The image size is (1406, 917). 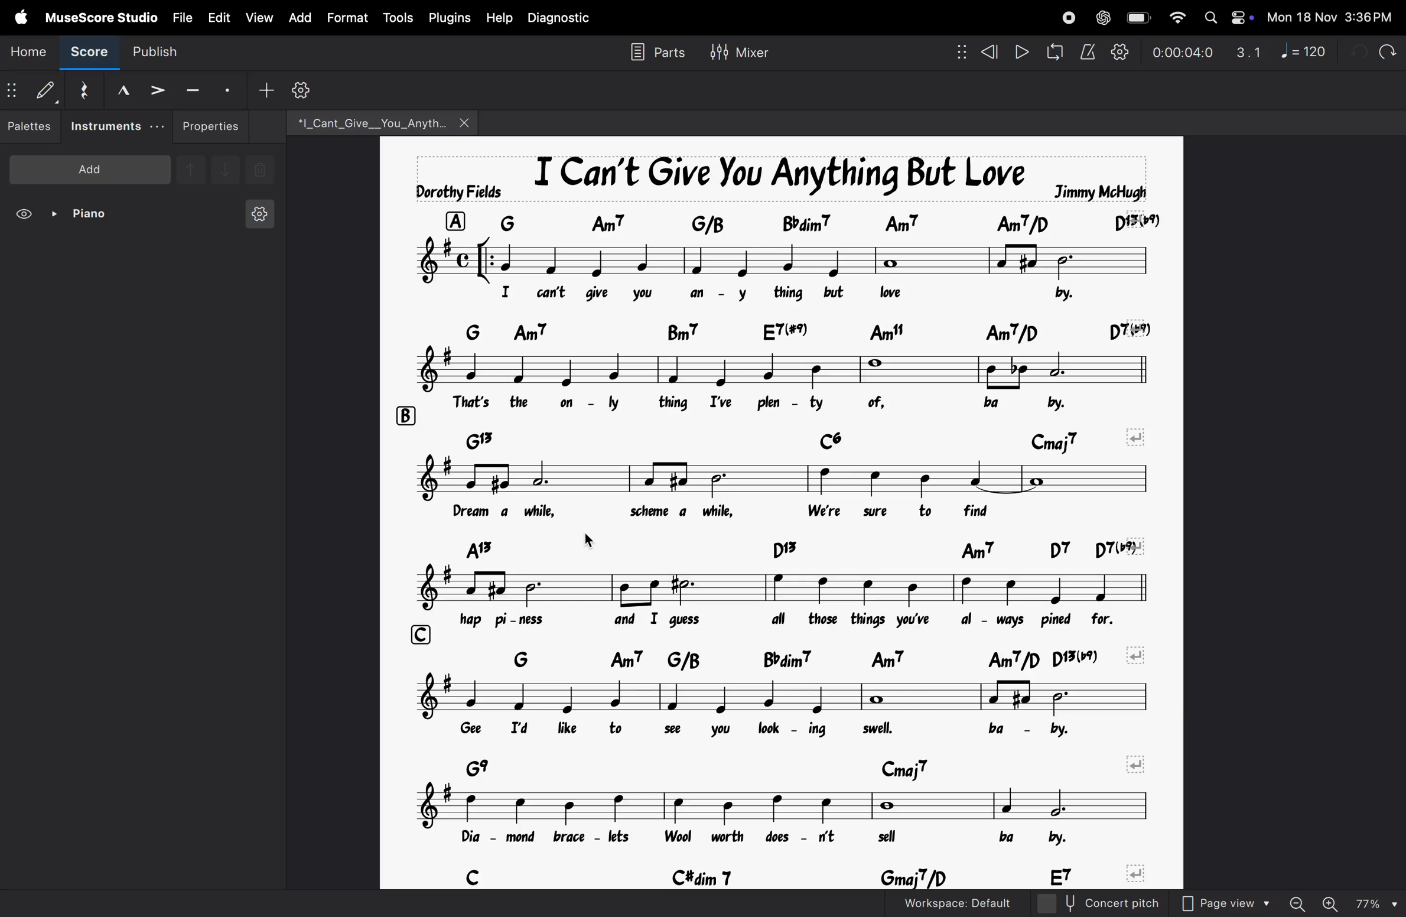 What do you see at coordinates (1118, 53) in the screenshot?
I see `playback settings` at bounding box center [1118, 53].